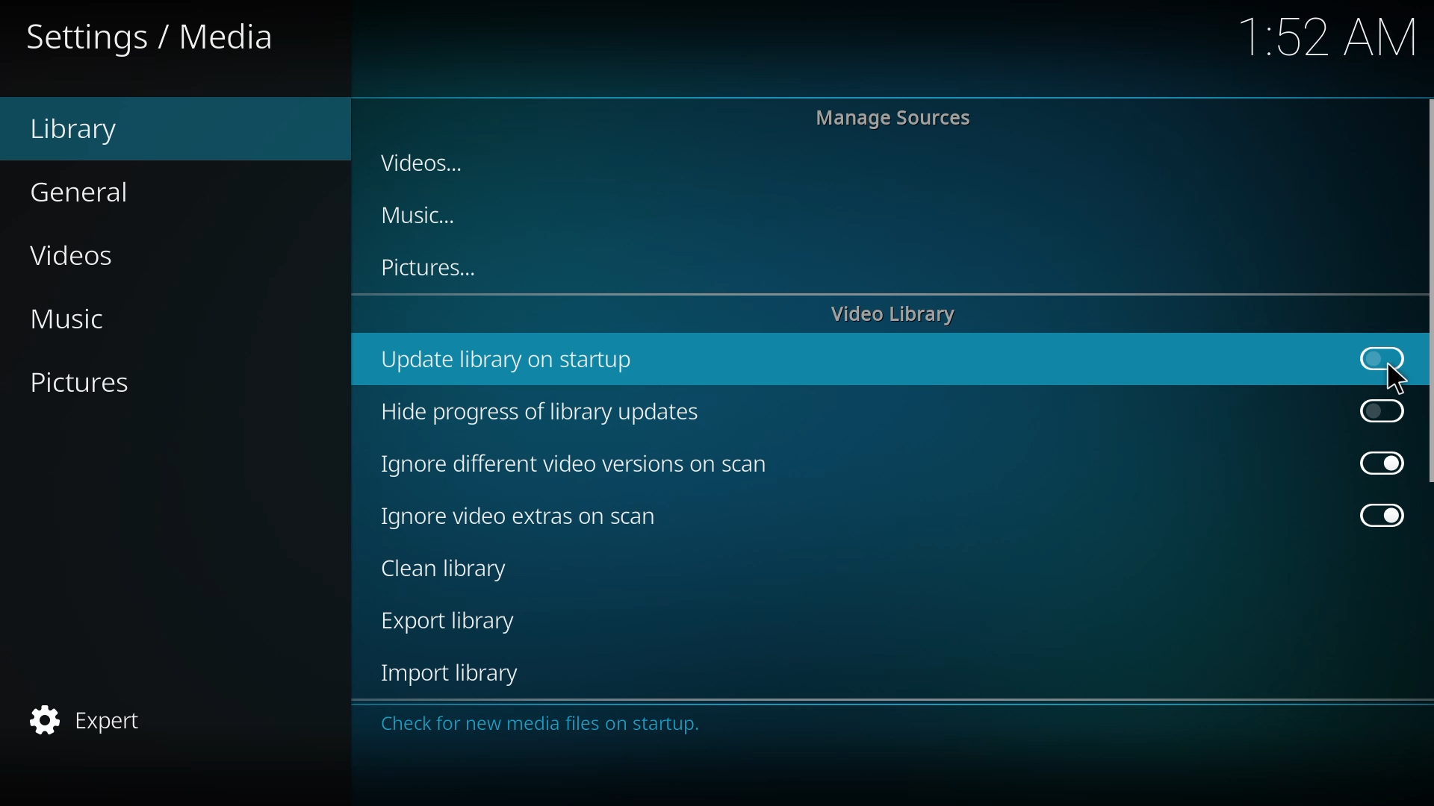  I want to click on settings media, so click(154, 34).